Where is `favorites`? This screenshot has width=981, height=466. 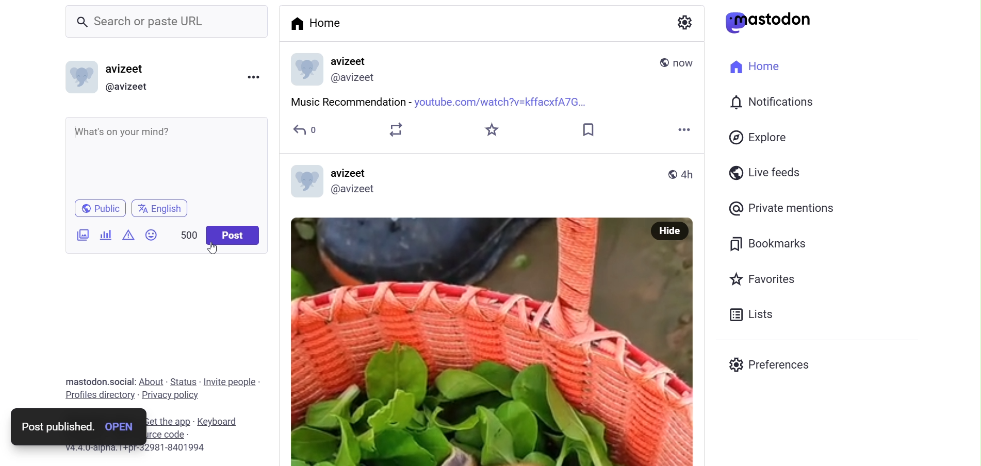
favorites is located at coordinates (494, 130).